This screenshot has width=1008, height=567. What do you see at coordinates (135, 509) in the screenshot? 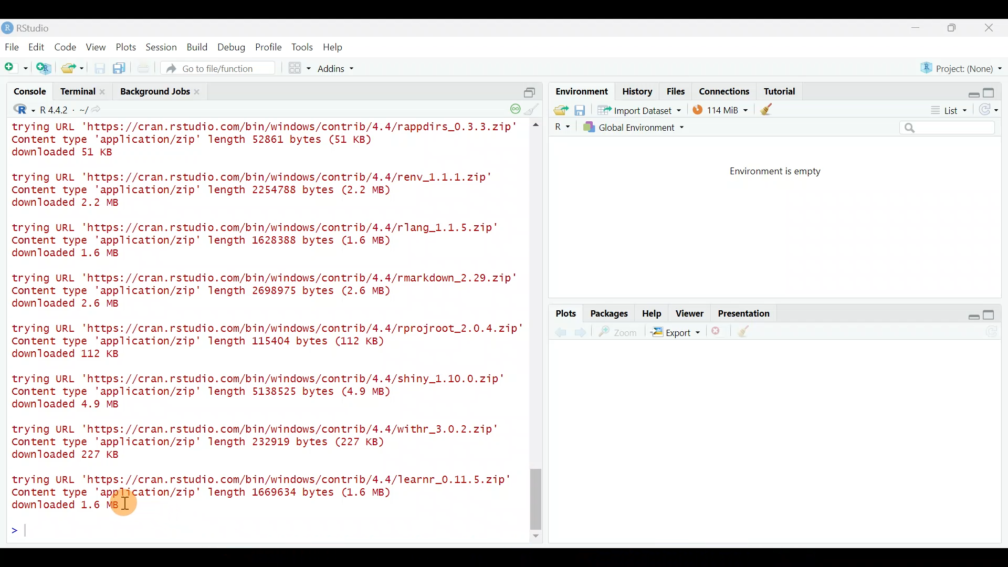
I see `Cursor` at bounding box center [135, 509].